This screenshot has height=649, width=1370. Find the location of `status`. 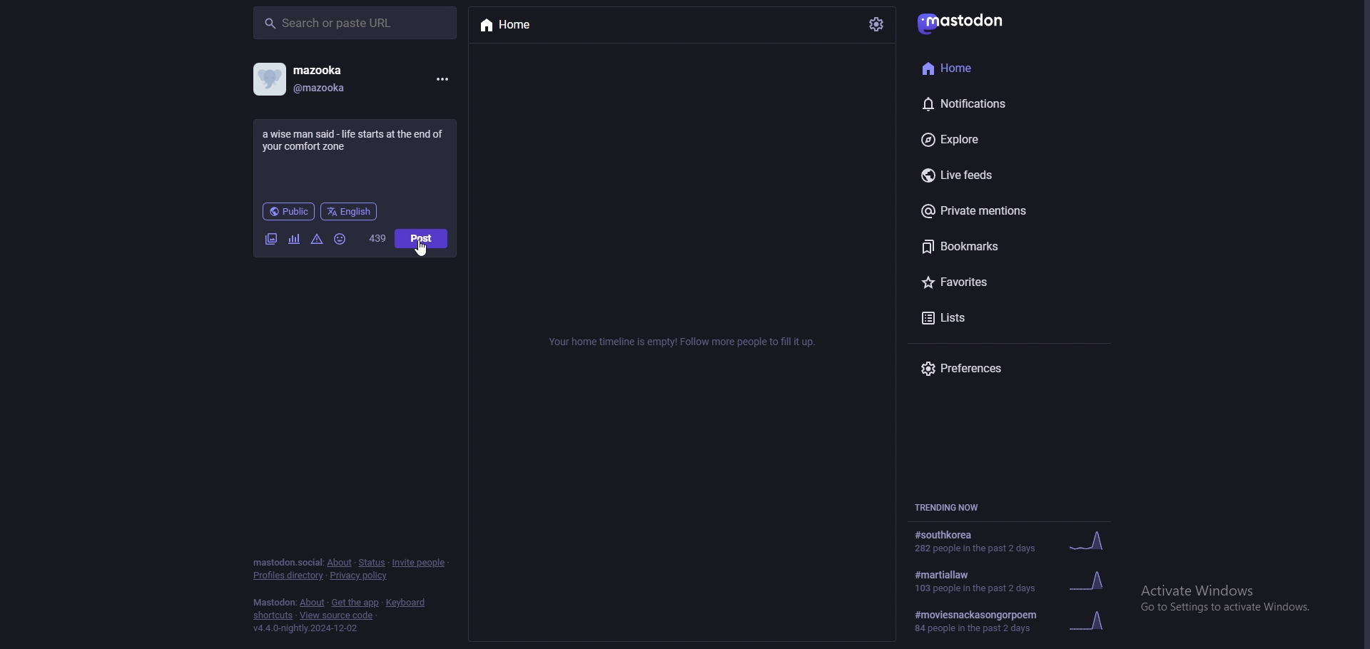

status is located at coordinates (352, 158).